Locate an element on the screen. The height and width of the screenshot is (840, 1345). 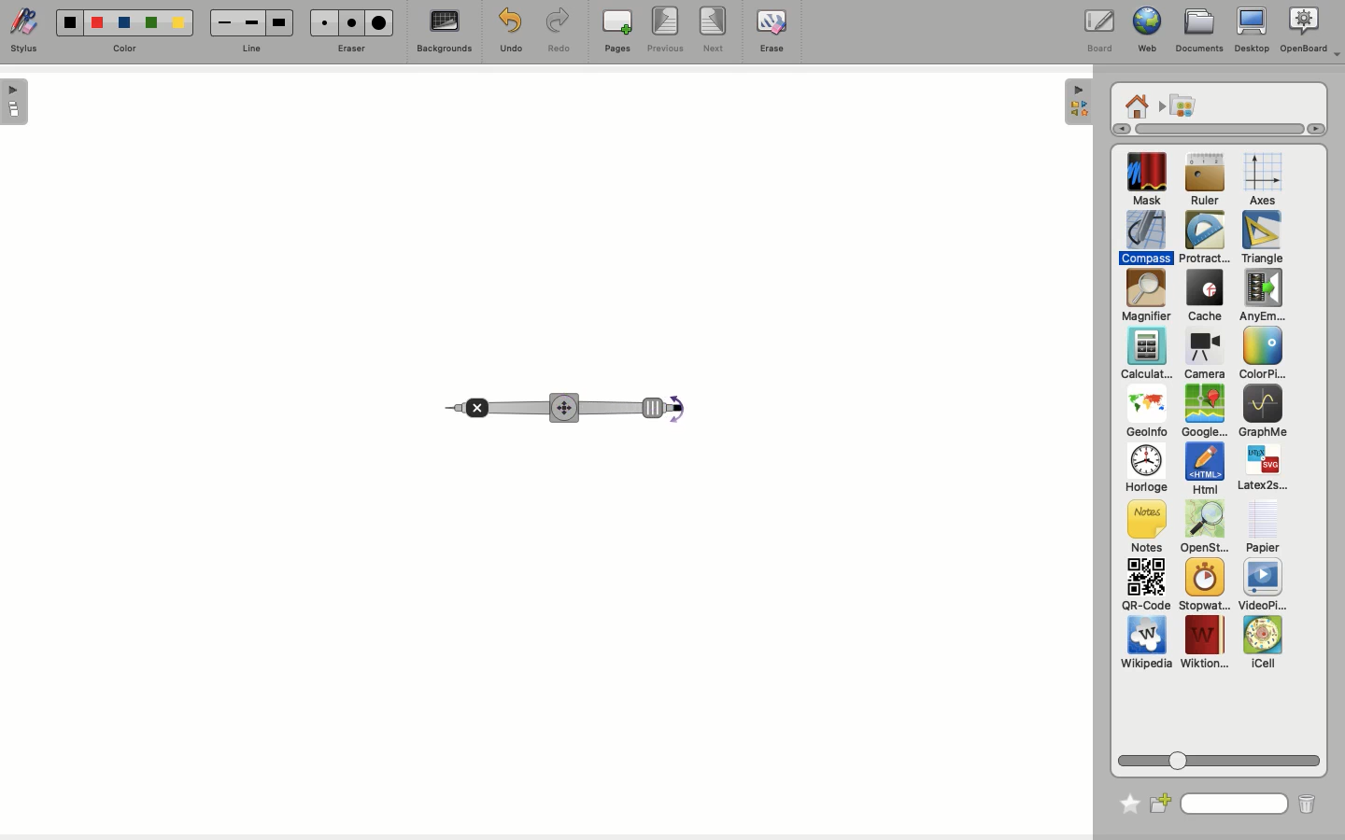
Stopwatch is located at coordinates (1203, 586).